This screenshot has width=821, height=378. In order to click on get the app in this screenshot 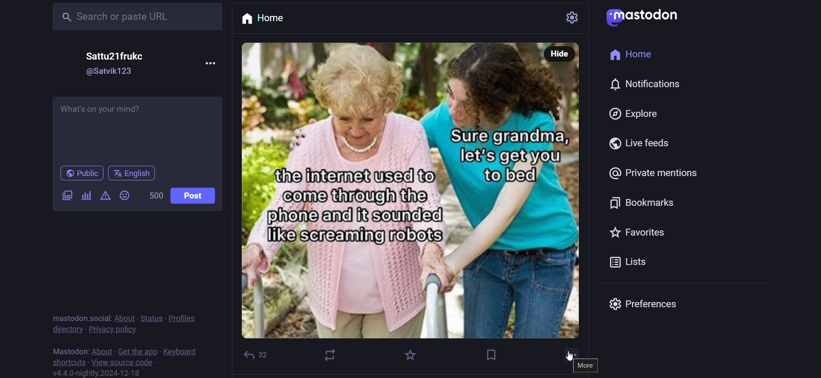, I will do `click(138, 350)`.